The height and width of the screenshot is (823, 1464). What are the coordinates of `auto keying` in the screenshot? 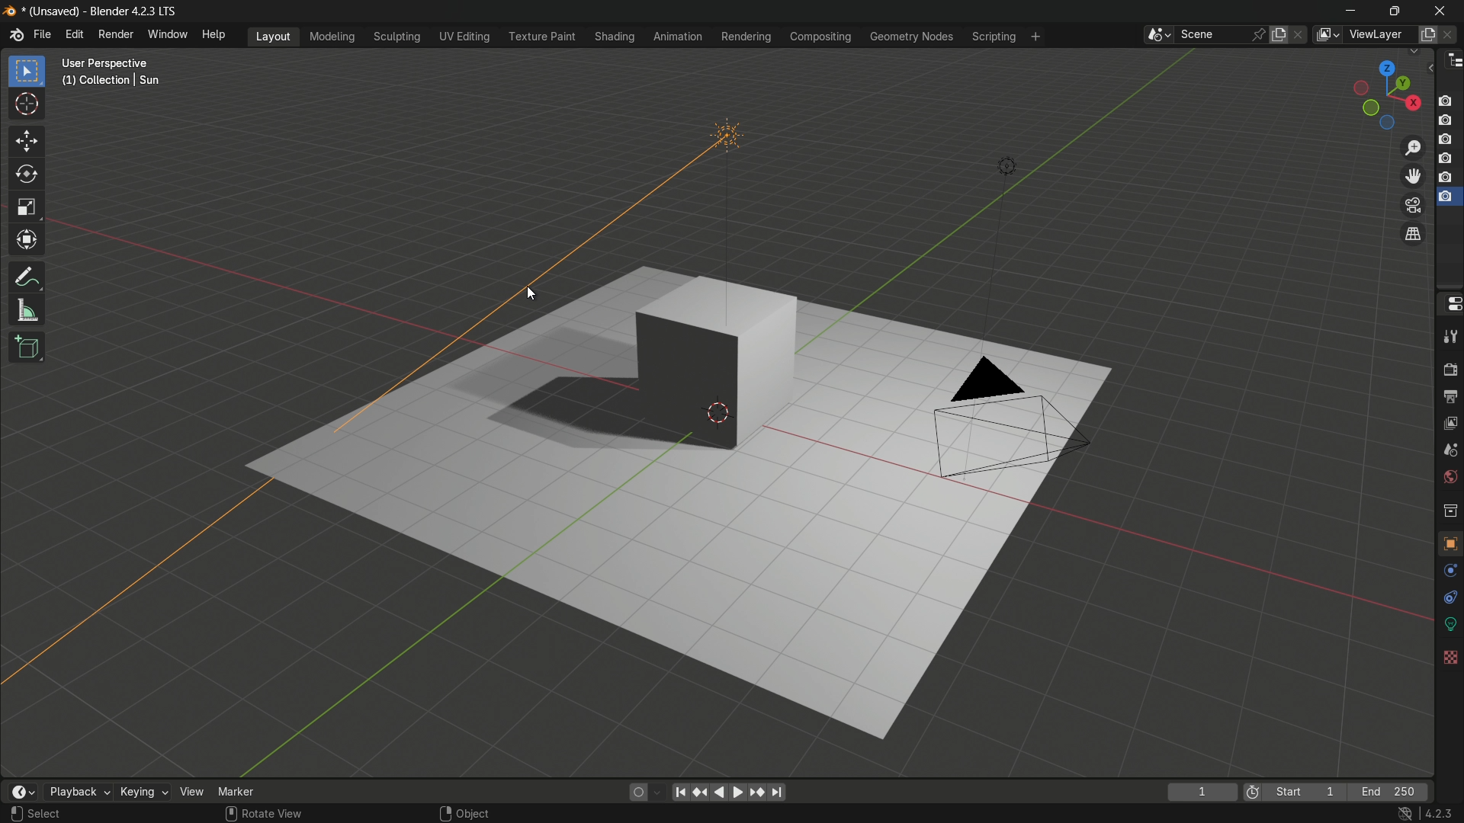 It's located at (635, 793).